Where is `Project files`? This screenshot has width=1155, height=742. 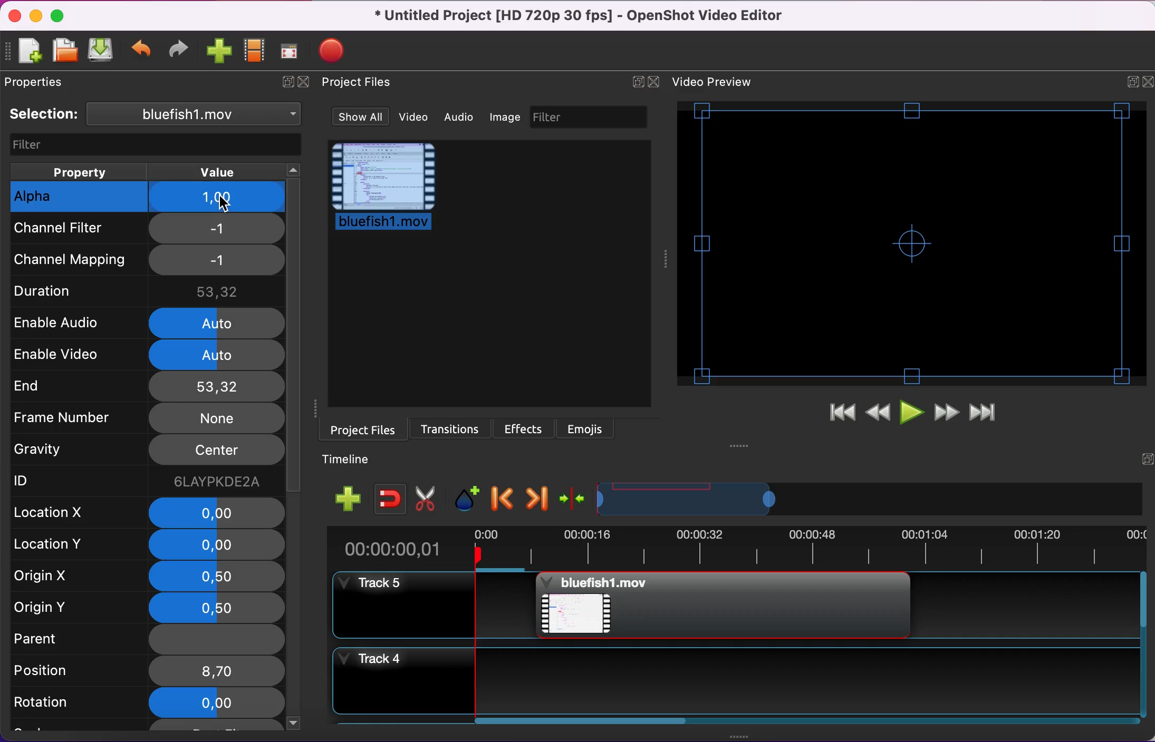 Project files is located at coordinates (355, 82).